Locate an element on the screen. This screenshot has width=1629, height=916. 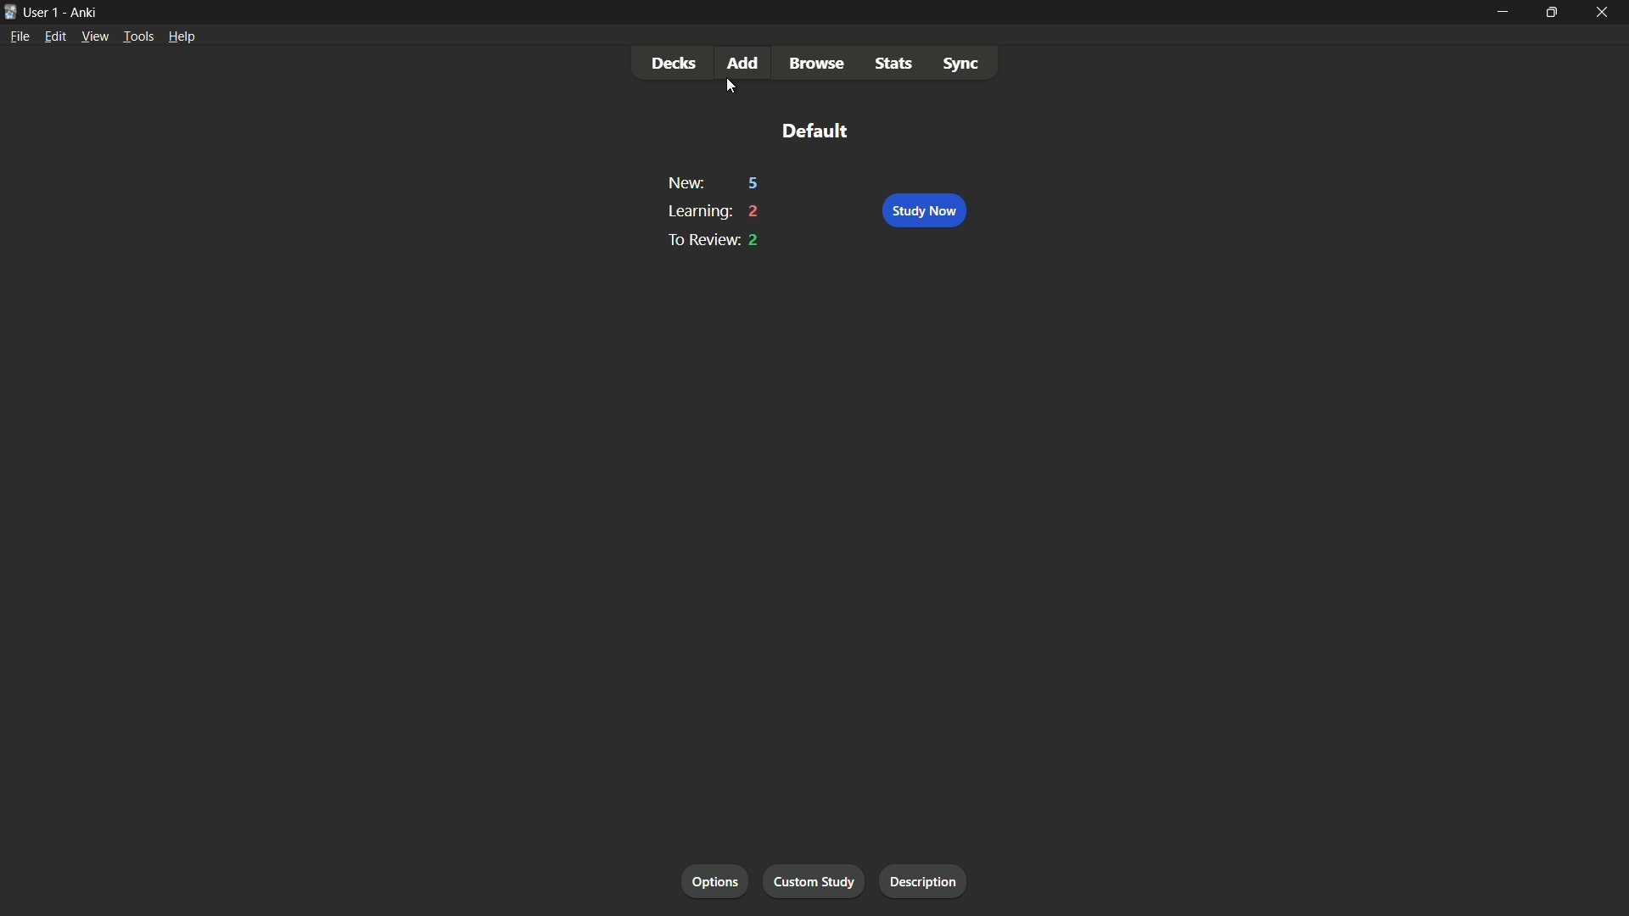
maximize is located at coordinates (1552, 13).